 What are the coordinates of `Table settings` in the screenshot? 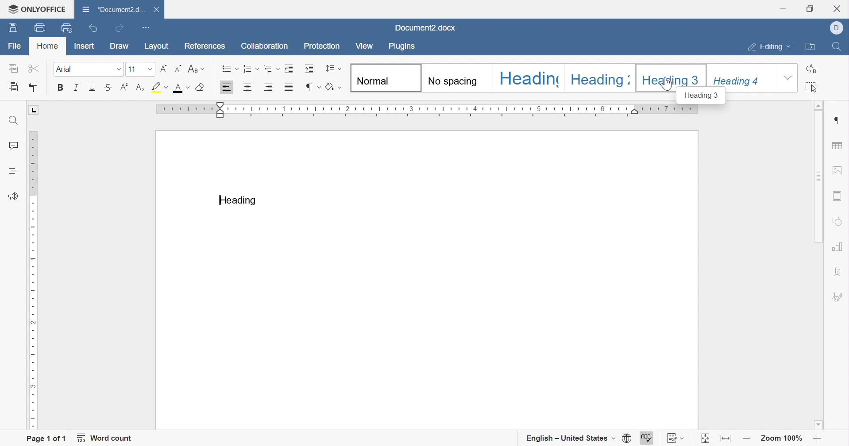 It's located at (839, 145).